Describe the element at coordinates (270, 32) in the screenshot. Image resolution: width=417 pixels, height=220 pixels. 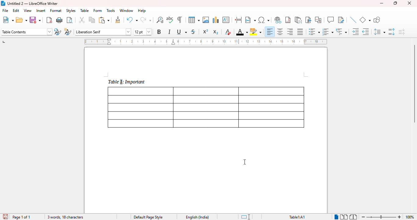
I see `align left` at that location.